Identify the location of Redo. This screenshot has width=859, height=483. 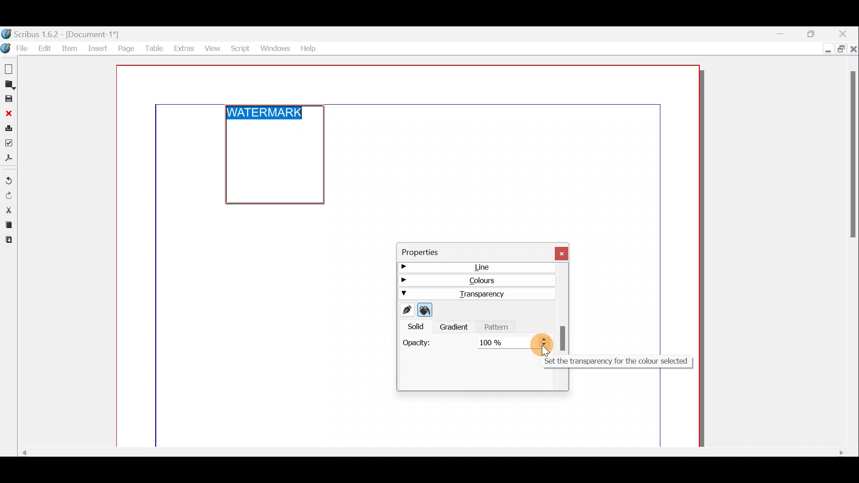
(9, 196).